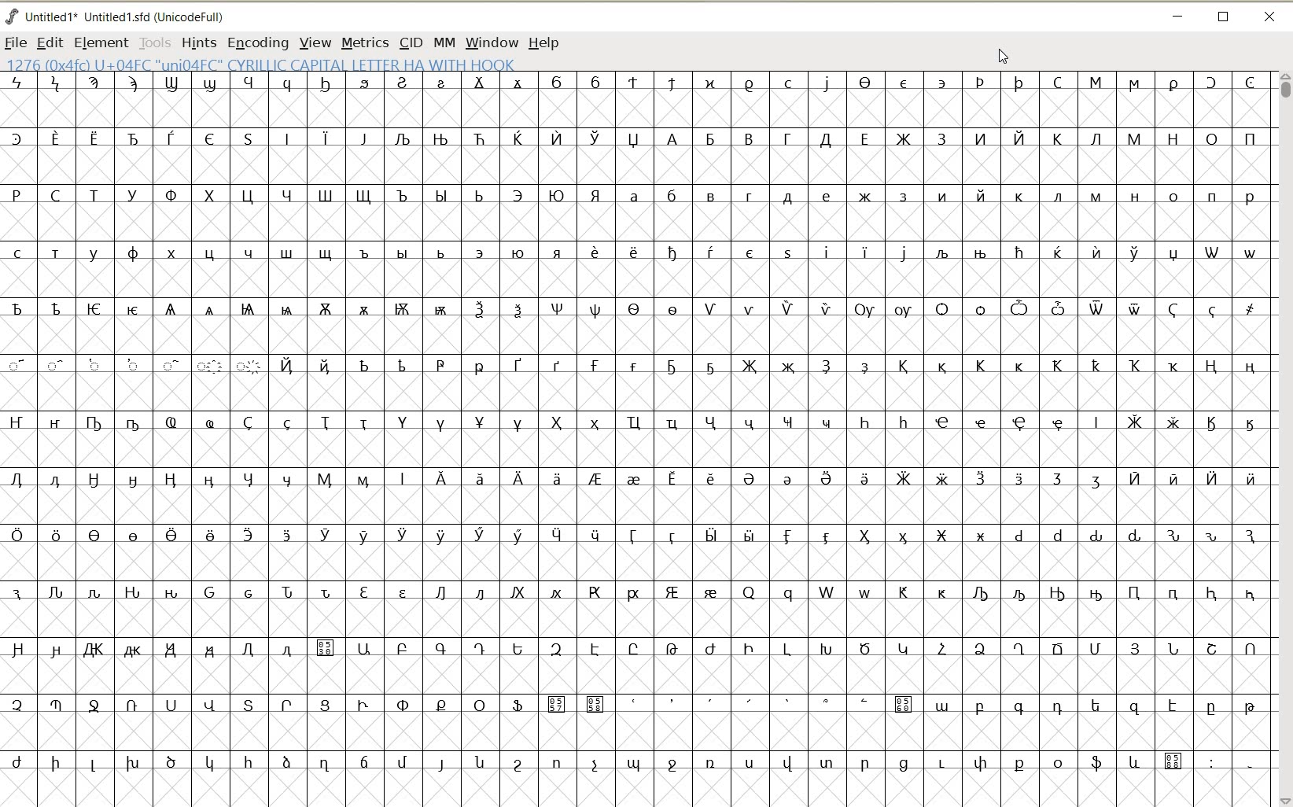 Image resolution: width=1293 pixels, height=807 pixels. I want to click on MINIMIZE, so click(1178, 17).